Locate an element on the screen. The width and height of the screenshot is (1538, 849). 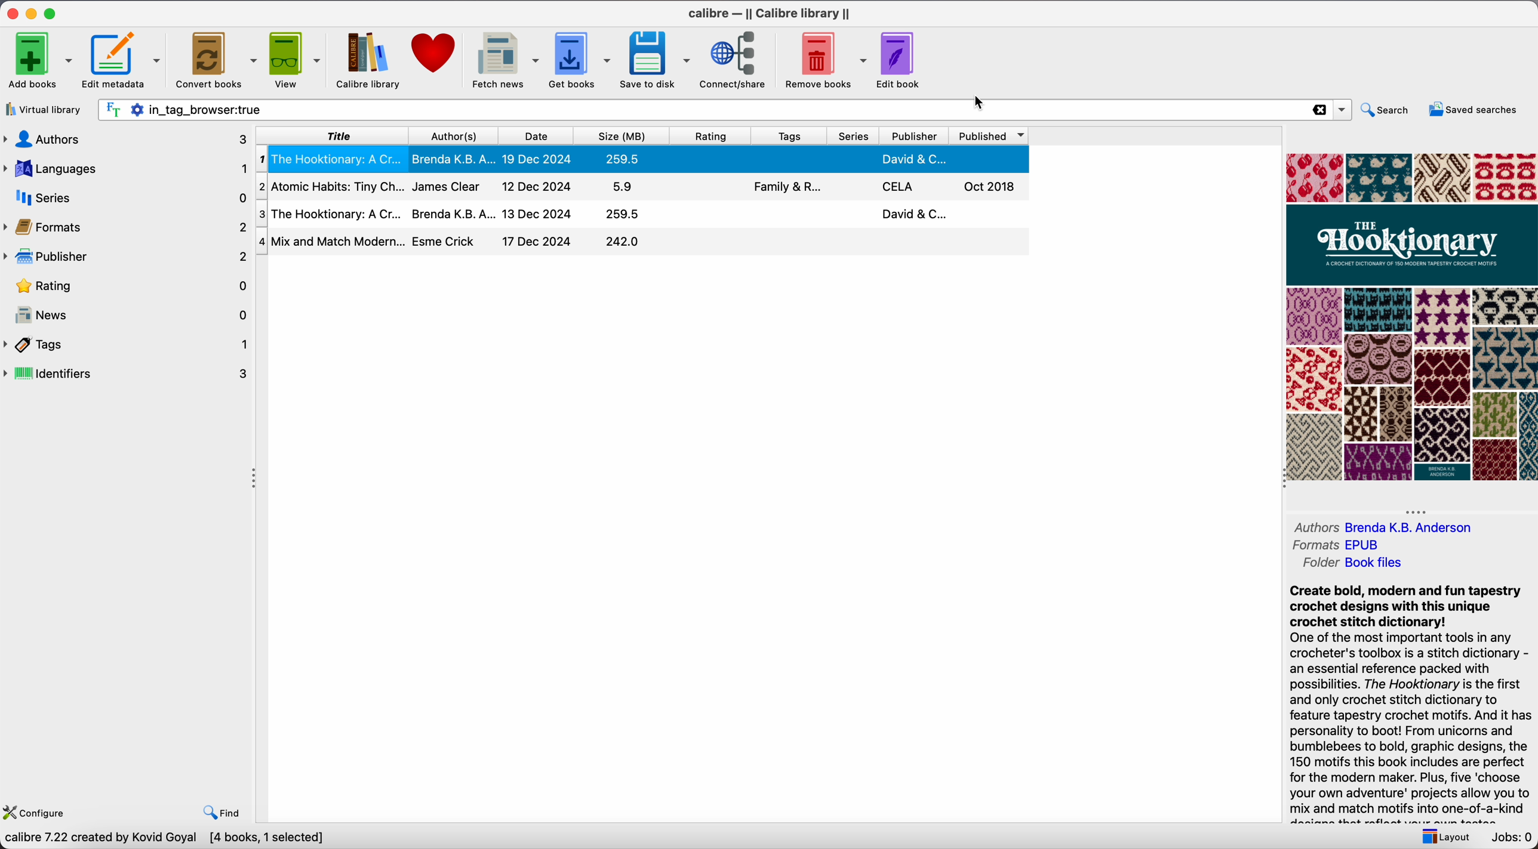
get books is located at coordinates (582, 59).